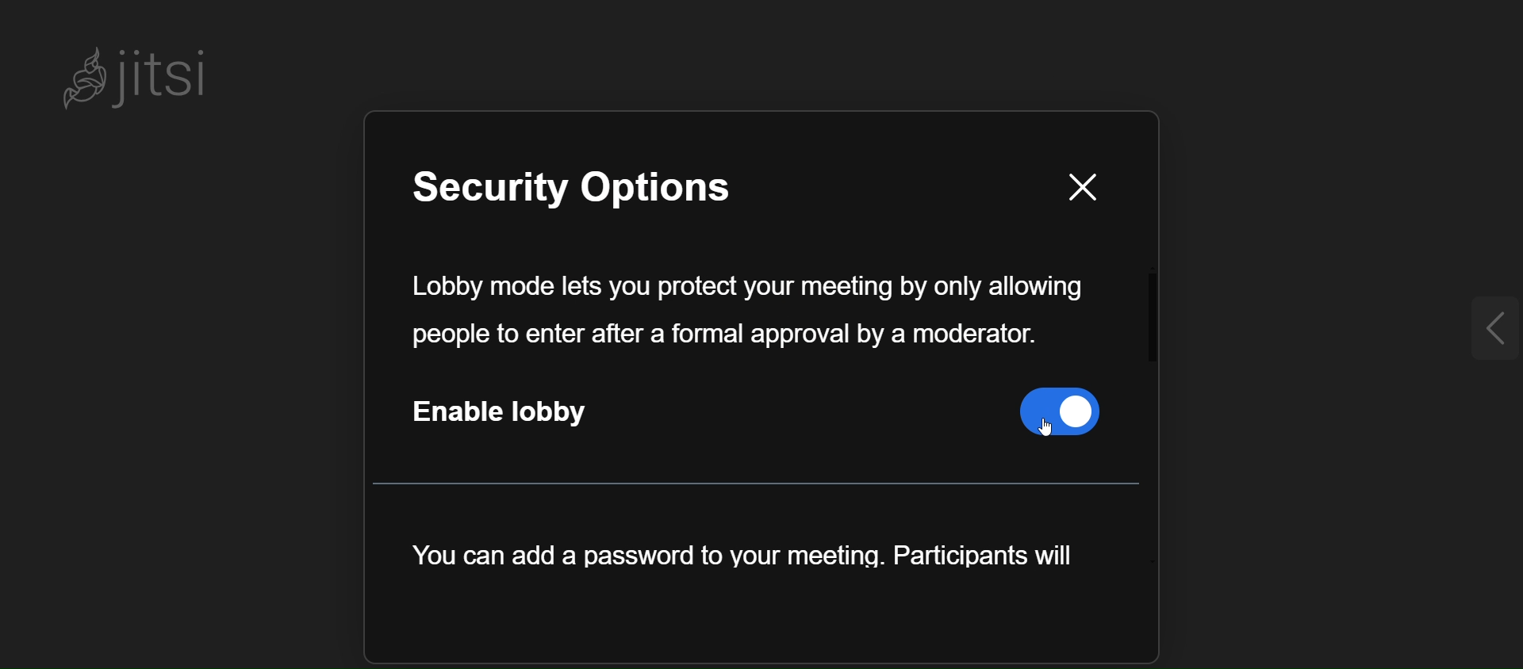 The height and width of the screenshot is (669, 1523). What do you see at coordinates (1068, 186) in the screenshot?
I see `close` at bounding box center [1068, 186].